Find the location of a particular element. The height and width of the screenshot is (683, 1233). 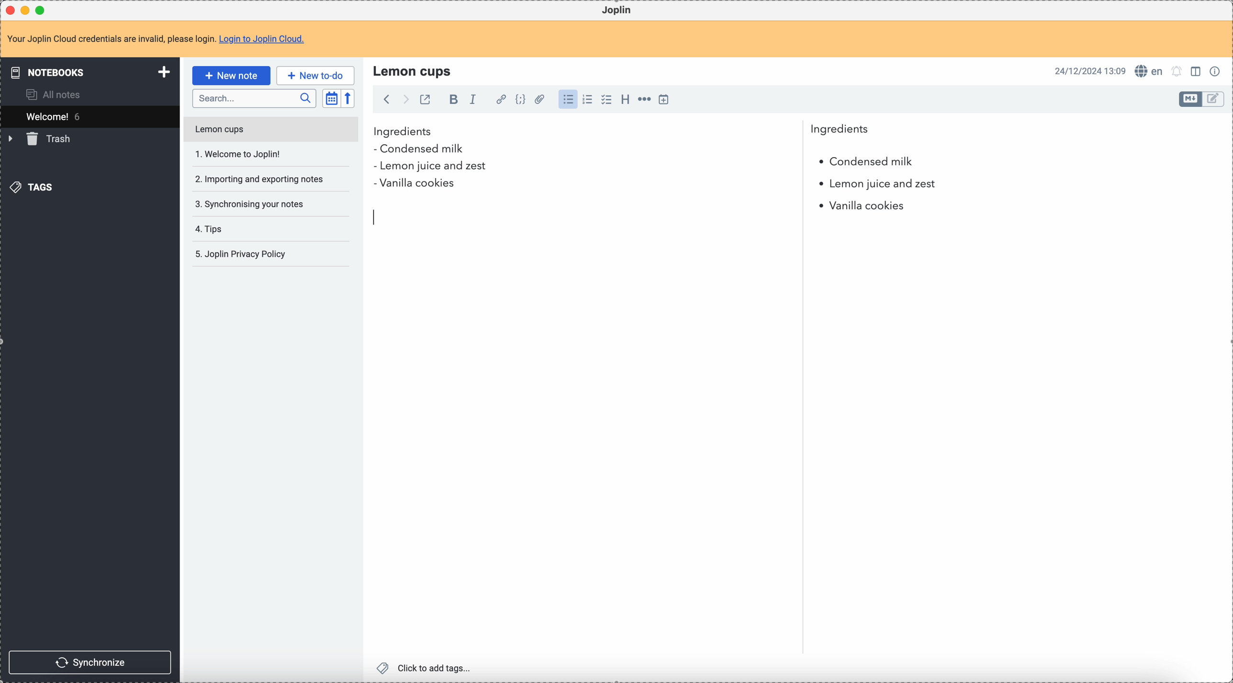

heading is located at coordinates (625, 99).